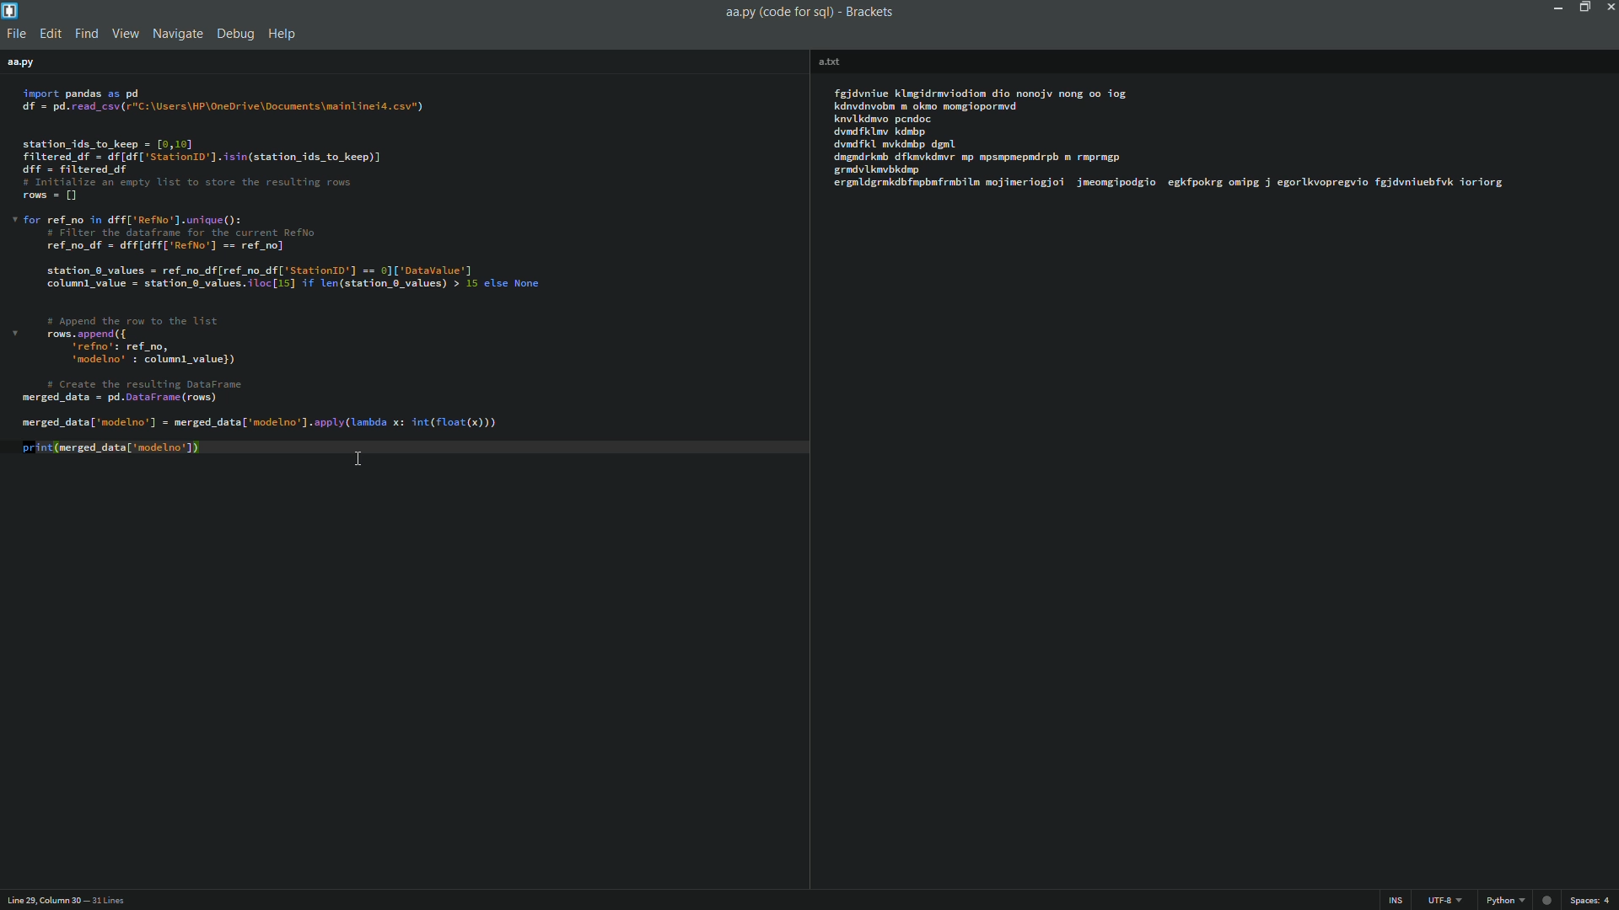 The height and width of the screenshot is (910, 1619). Describe the element at coordinates (833, 60) in the screenshot. I see `file name` at that location.